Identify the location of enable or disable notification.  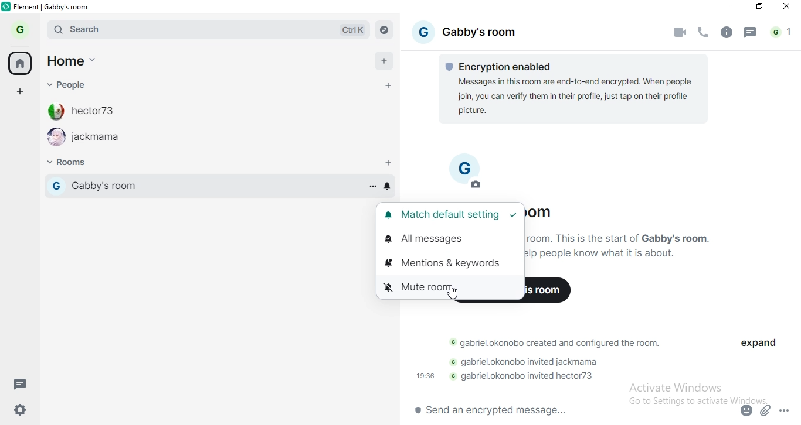
(388, 188).